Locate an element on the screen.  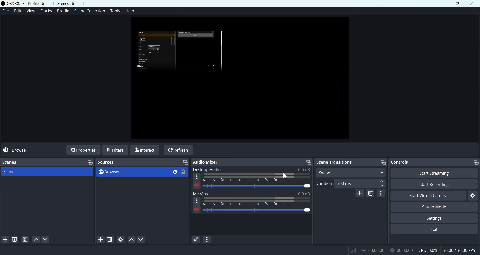
View is located at coordinates (32, 11).